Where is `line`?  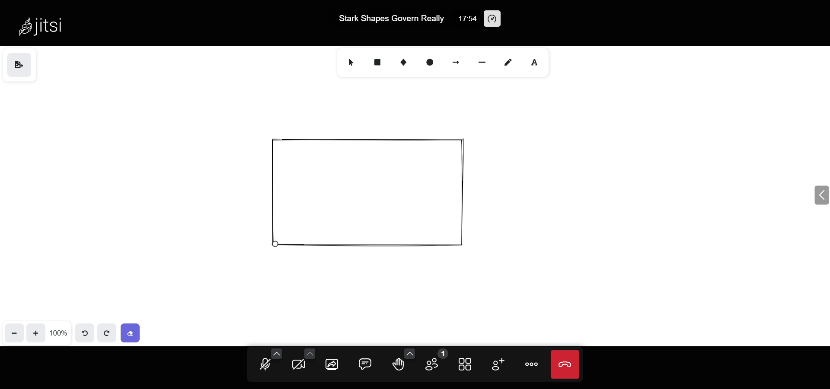
line is located at coordinates (481, 62).